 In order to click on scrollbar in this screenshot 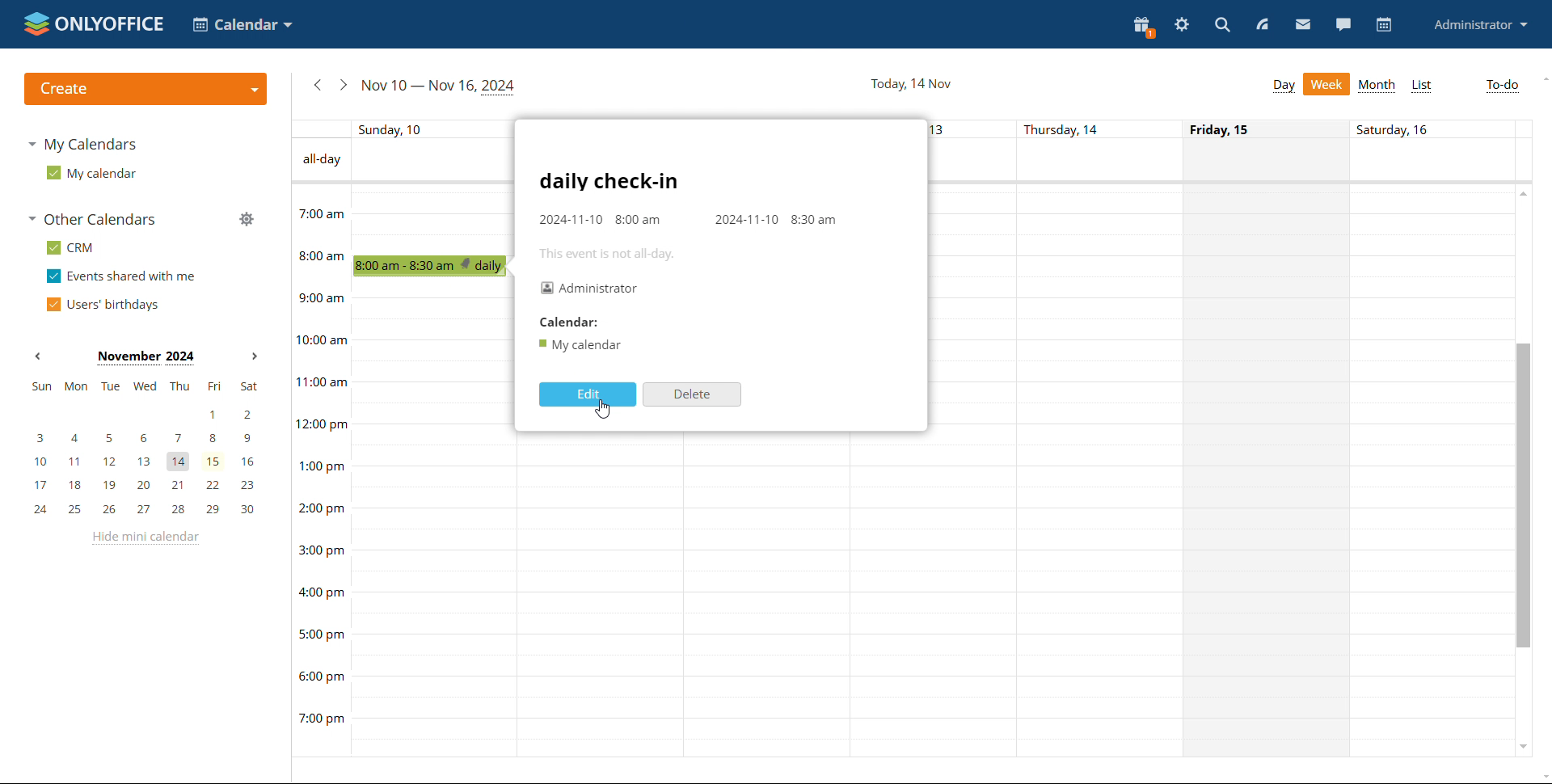, I will do `click(1521, 495)`.